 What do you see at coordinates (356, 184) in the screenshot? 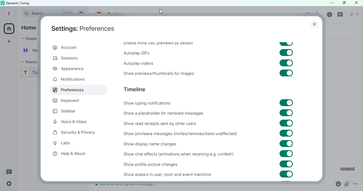
I see `More Options` at bounding box center [356, 184].